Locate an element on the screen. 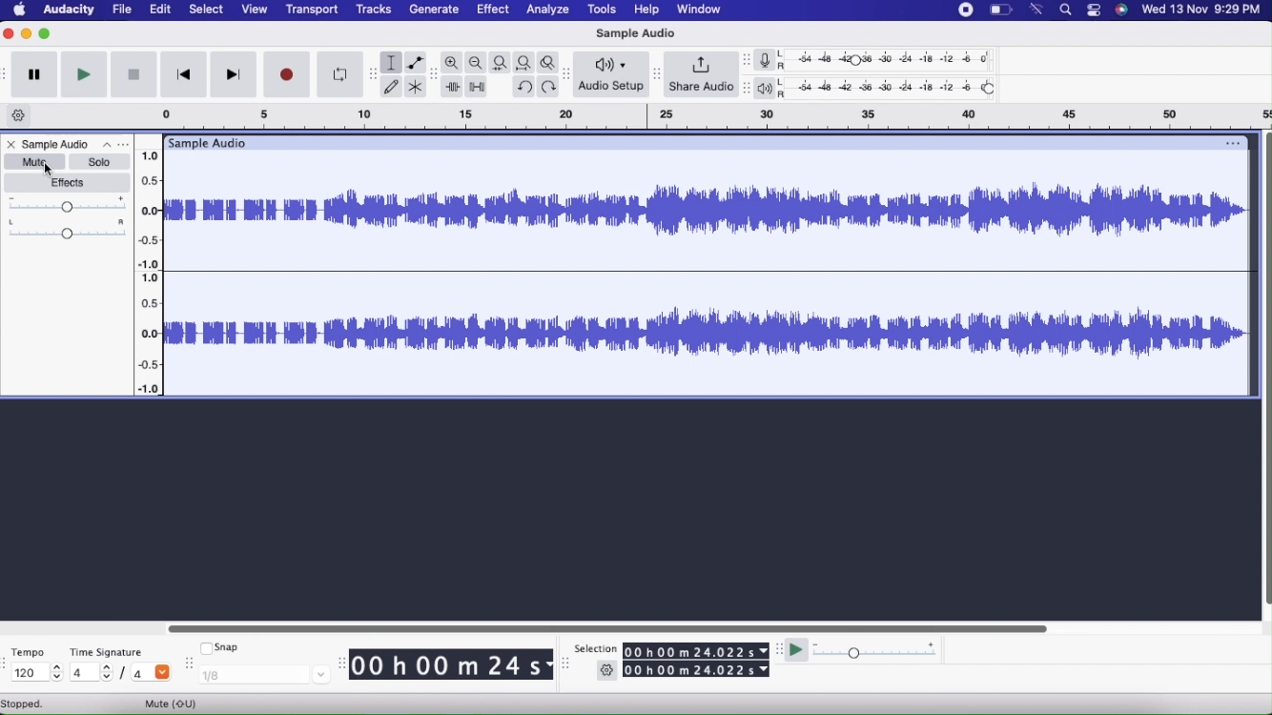 This screenshot has width=1272, height=715. Redo is located at coordinates (549, 87).